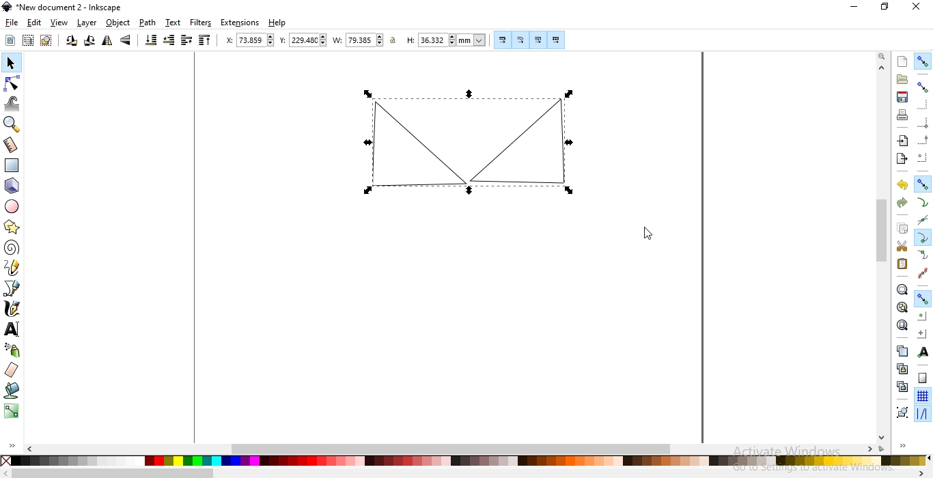 The height and width of the screenshot is (478, 933). Describe the element at coordinates (923, 121) in the screenshot. I see `snap bounding box corners` at that location.